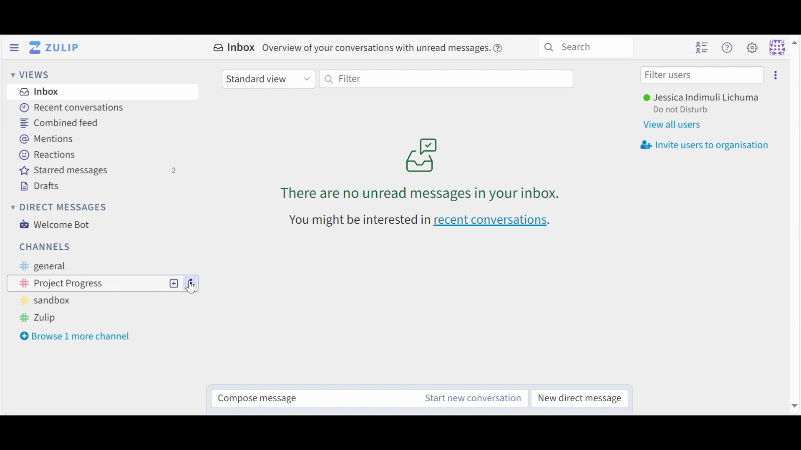 Image resolution: width=801 pixels, height=450 pixels. Describe the element at coordinates (425, 220) in the screenshot. I see `recent conversations` at that location.